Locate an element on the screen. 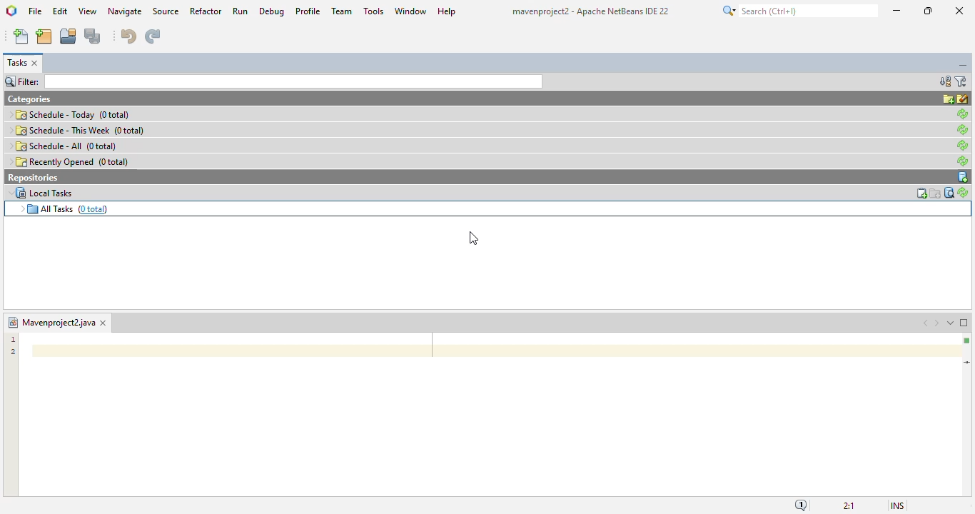 The height and width of the screenshot is (514, 975). add repository is located at coordinates (963, 177).